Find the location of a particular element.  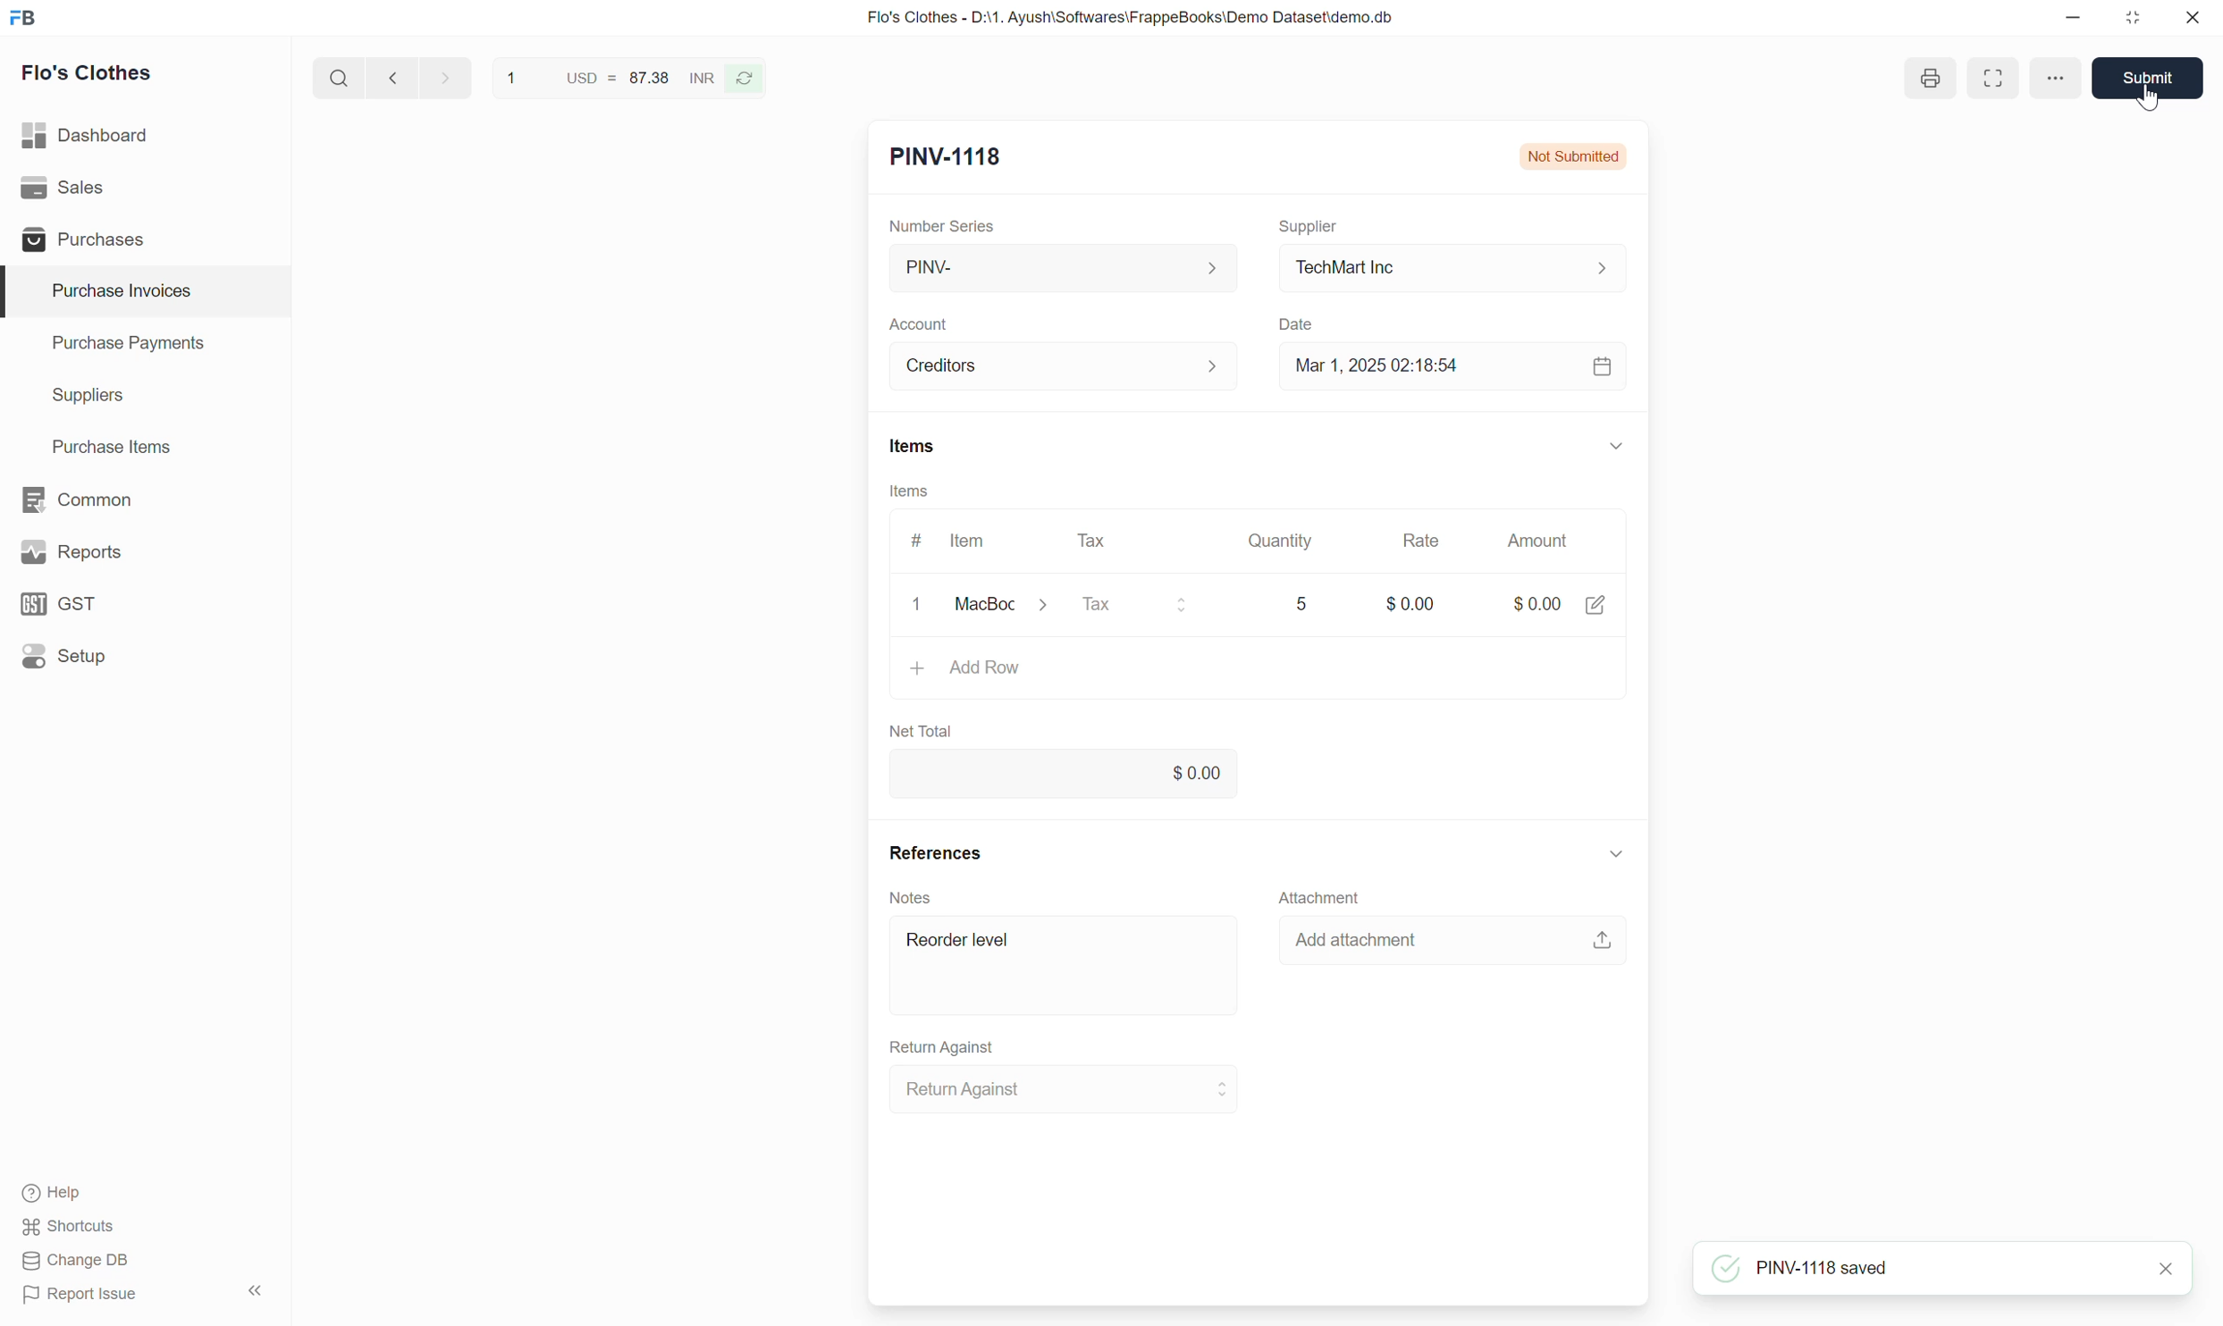

Reorder level is located at coordinates (1065, 964).